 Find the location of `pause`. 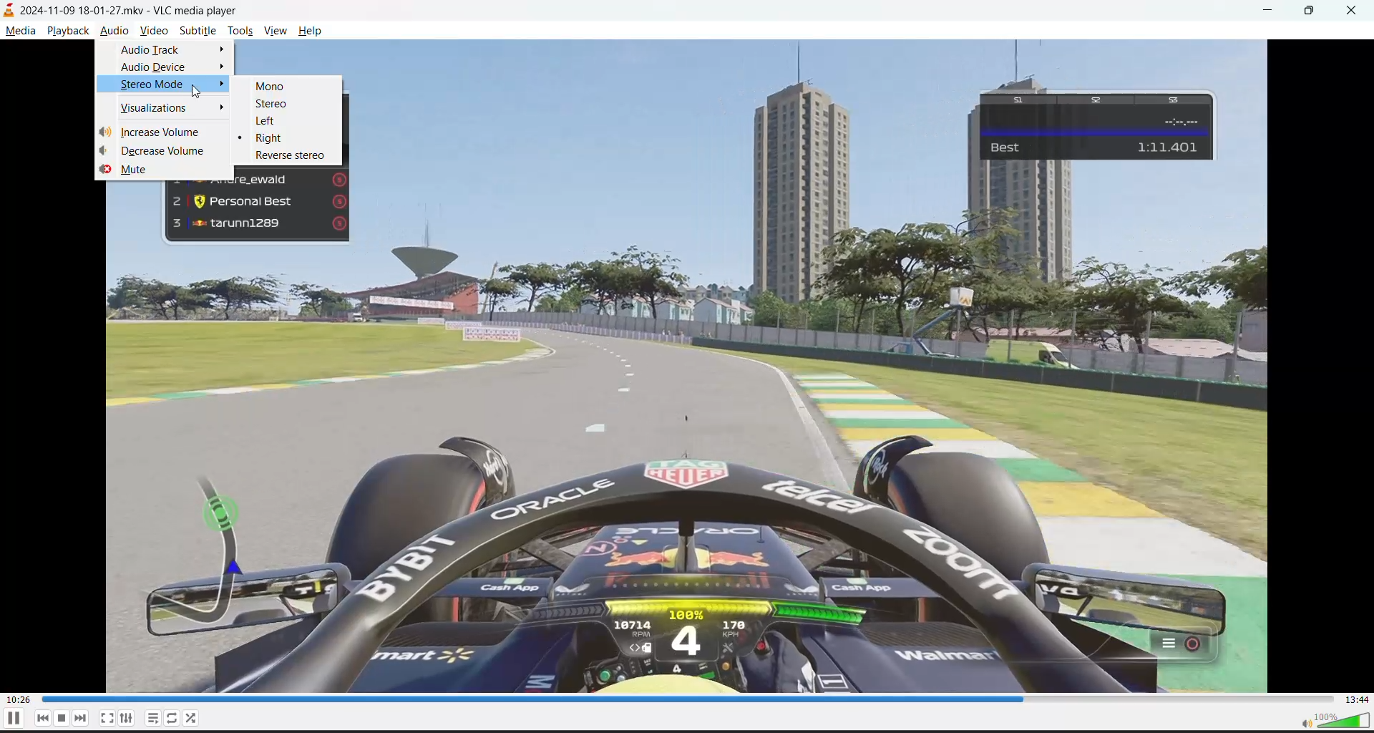

pause is located at coordinates (11, 719).